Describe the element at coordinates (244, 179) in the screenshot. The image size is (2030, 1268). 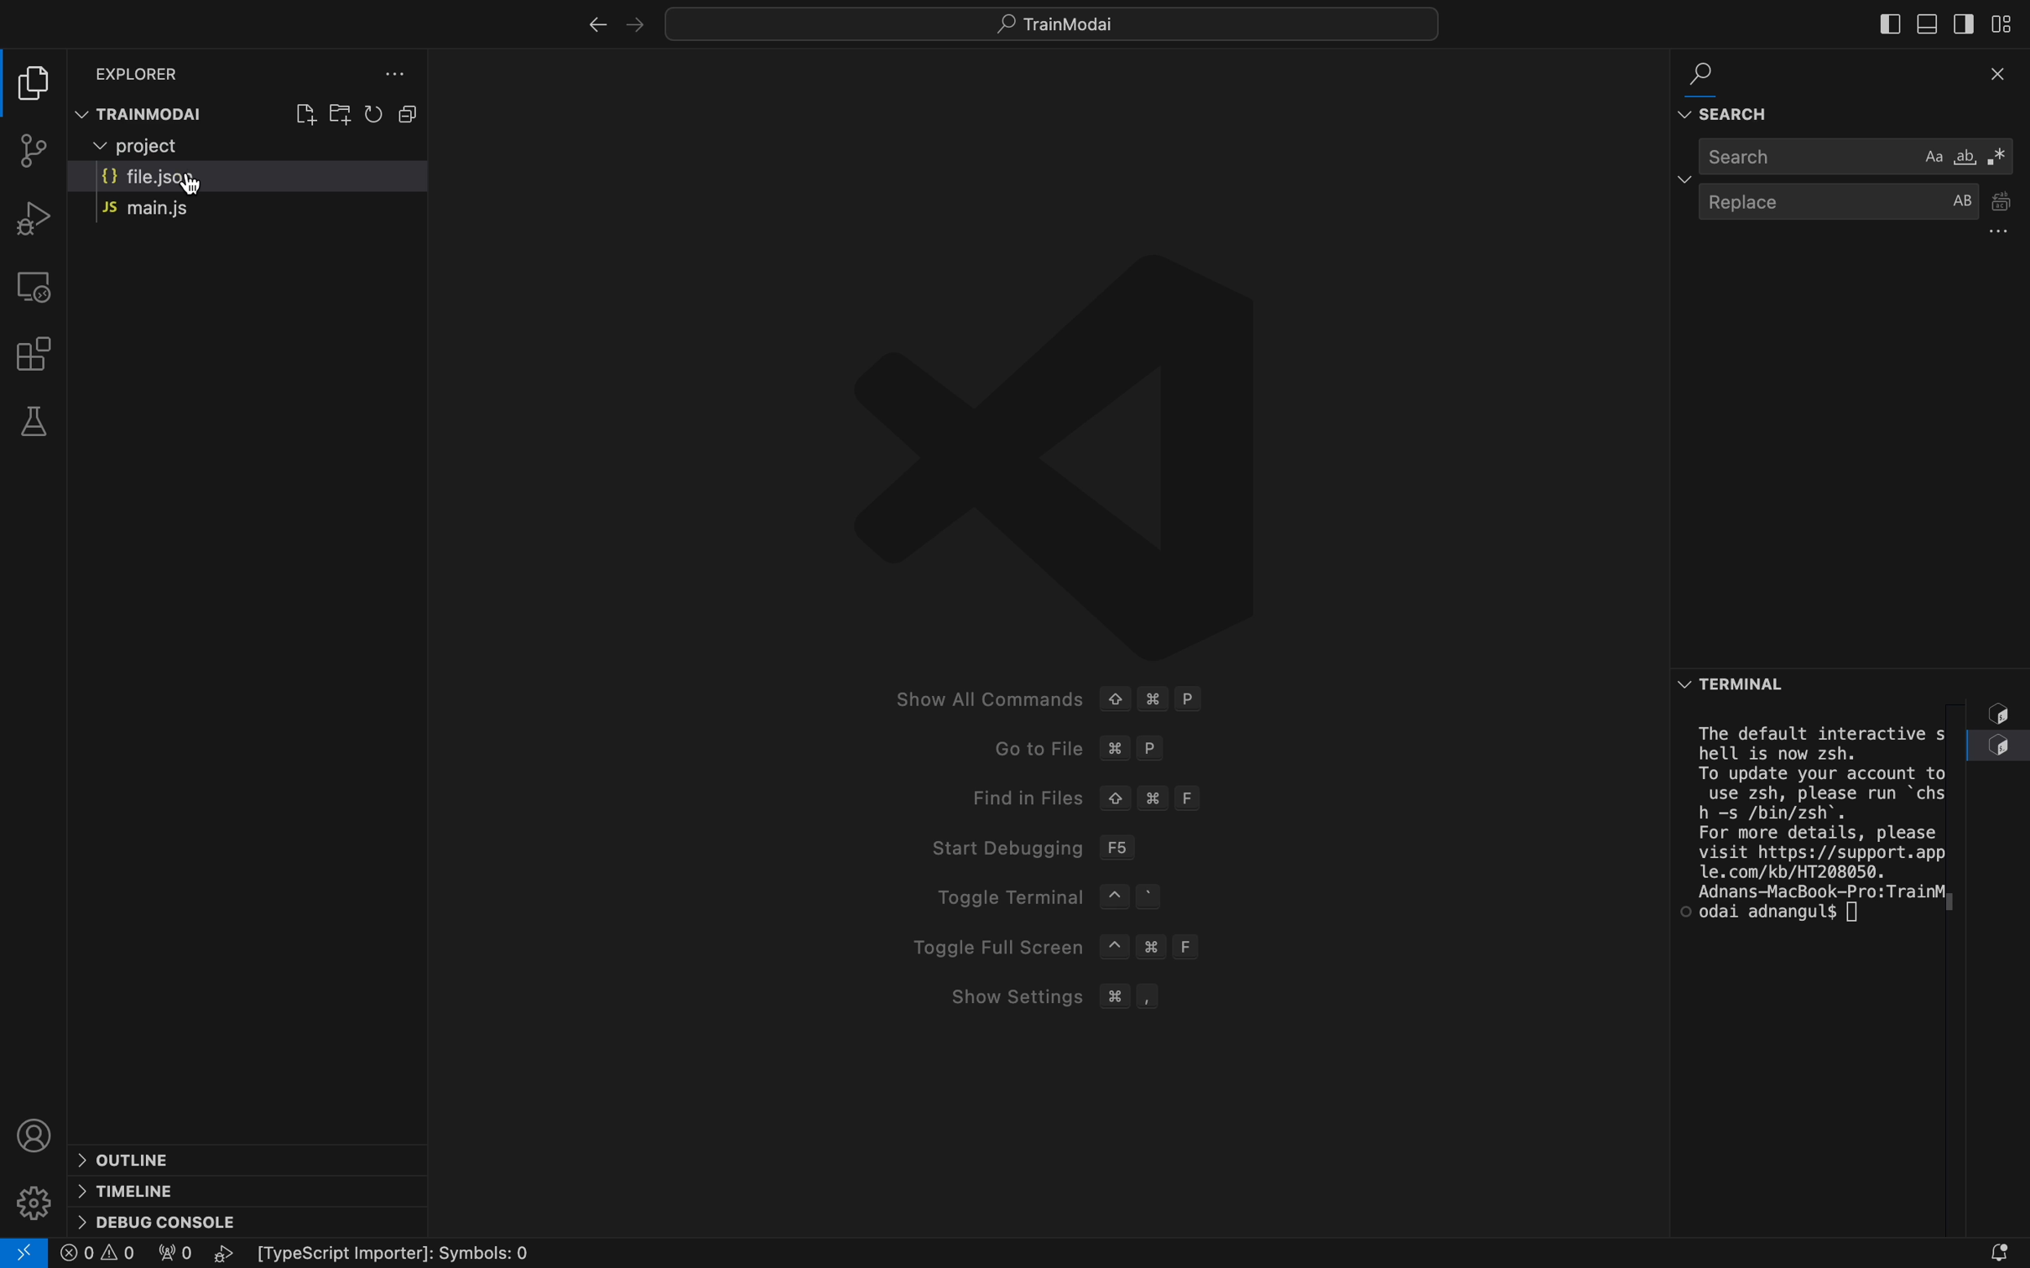
I see `file.json` at that location.